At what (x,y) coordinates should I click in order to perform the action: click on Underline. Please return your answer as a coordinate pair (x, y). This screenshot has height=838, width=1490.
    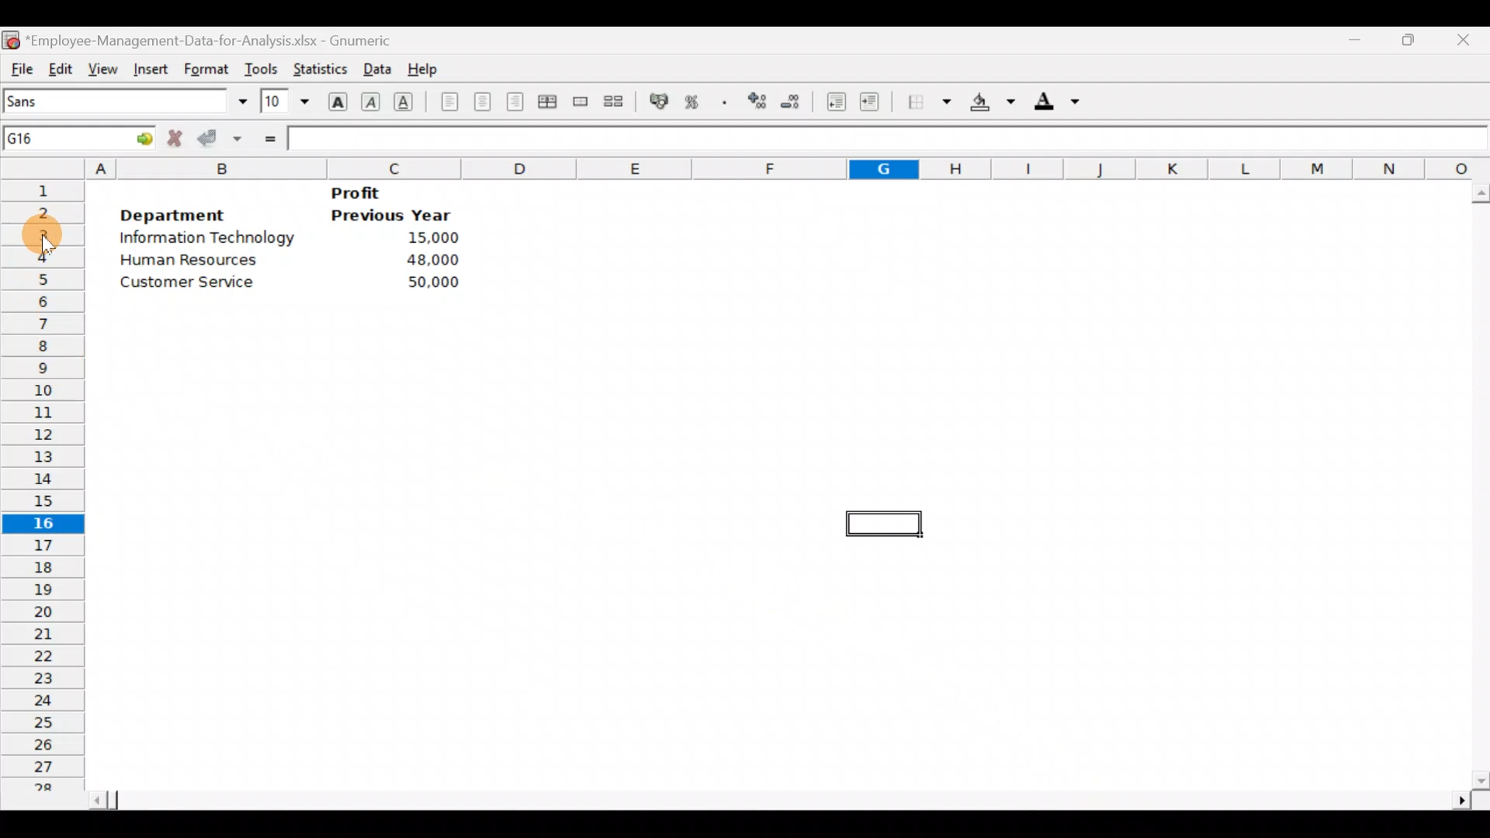
    Looking at the image, I should click on (408, 101).